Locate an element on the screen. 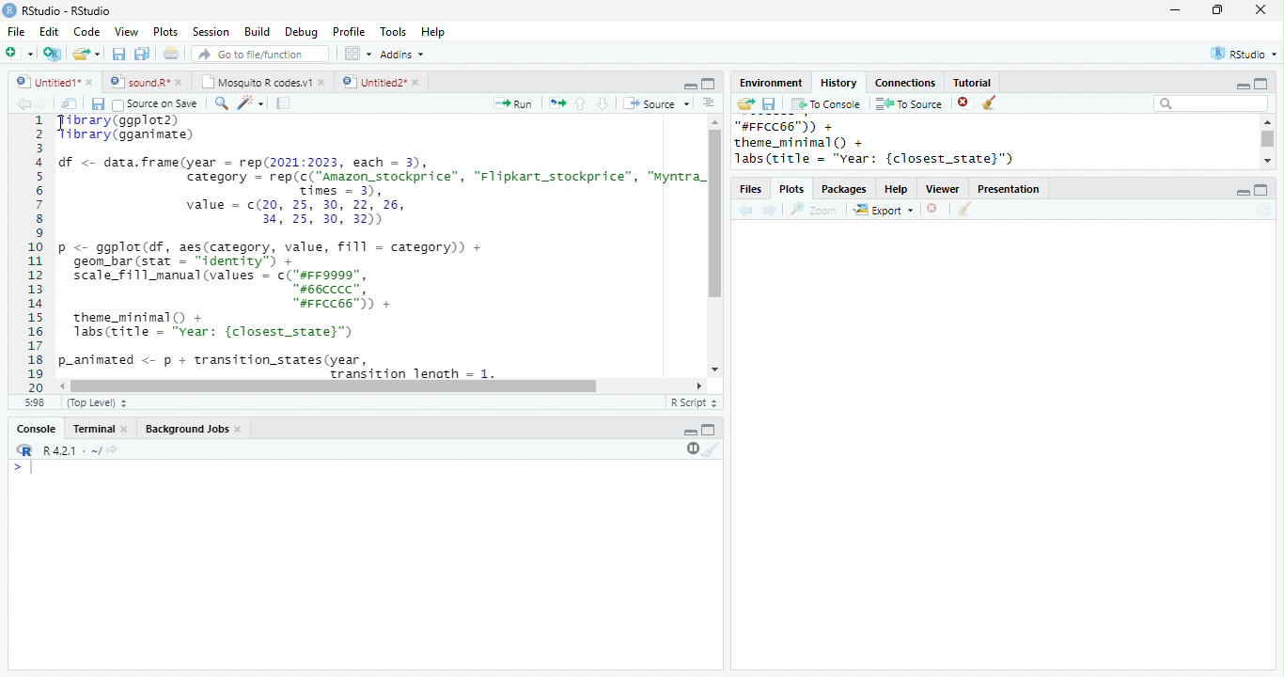 Image resolution: width=1284 pixels, height=677 pixels. maximize is located at coordinates (1261, 190).